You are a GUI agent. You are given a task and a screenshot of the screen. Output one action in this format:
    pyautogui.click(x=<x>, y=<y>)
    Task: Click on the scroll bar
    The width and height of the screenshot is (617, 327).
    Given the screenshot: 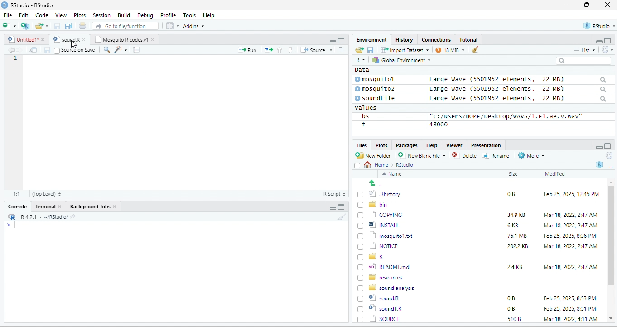 What is the action you would take?
    pyautogui.click(x=344, y=121)
    